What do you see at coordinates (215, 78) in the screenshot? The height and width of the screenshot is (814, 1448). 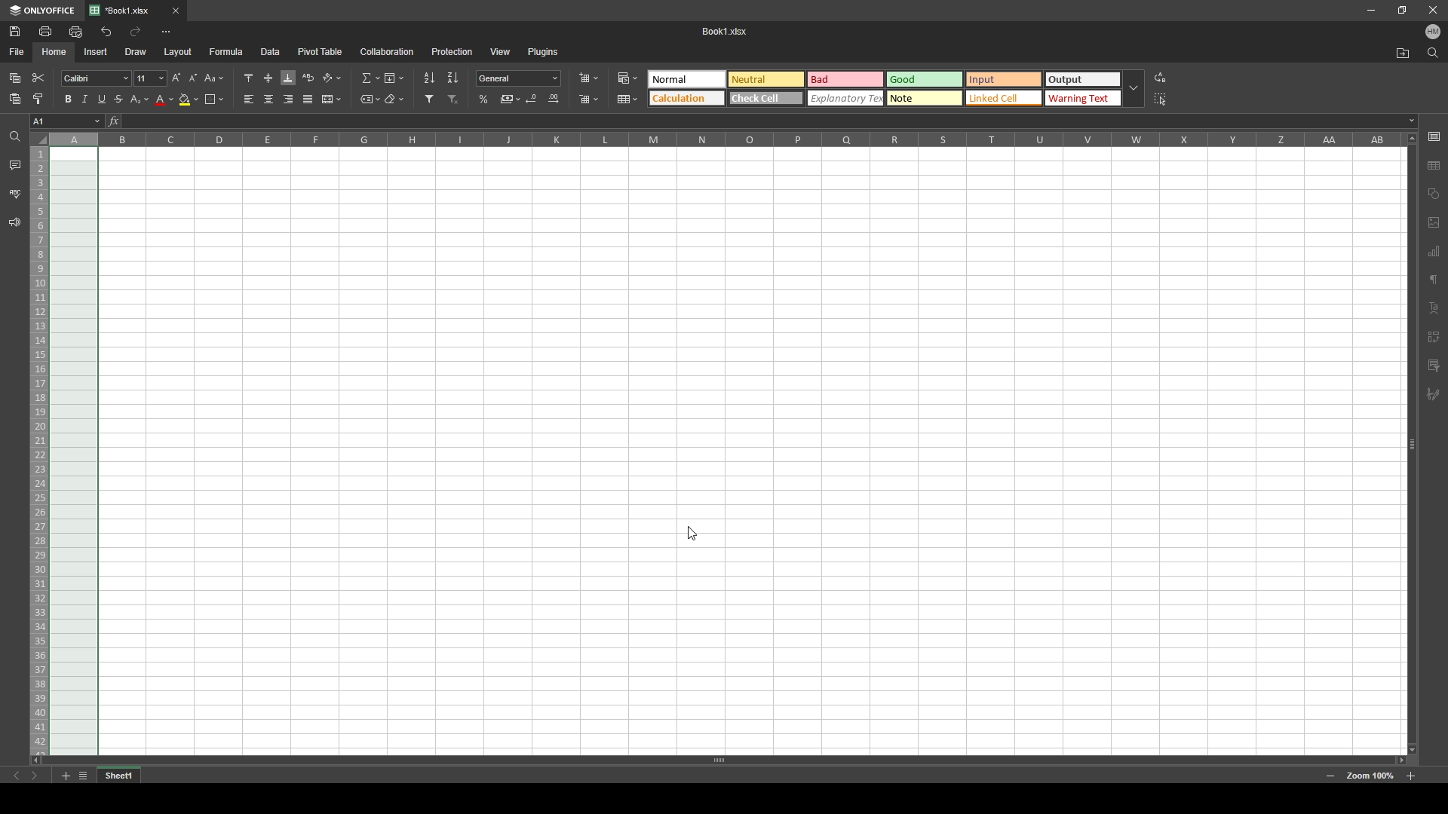 I see `change case` at bounding box center [215, 78].